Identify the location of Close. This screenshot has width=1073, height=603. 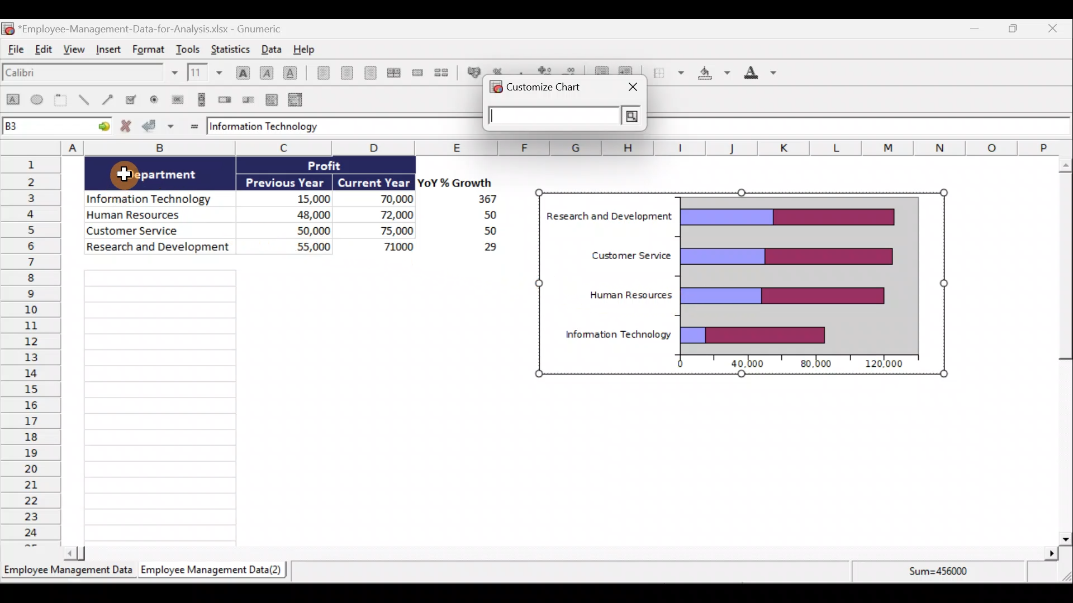
(1060, 28).